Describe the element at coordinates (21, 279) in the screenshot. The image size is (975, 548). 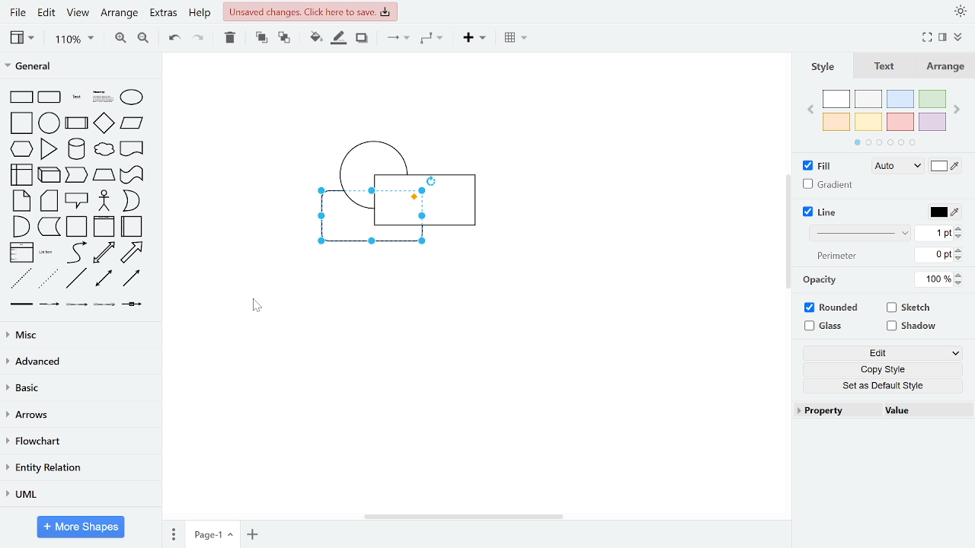
I see `dashed line` at that location.